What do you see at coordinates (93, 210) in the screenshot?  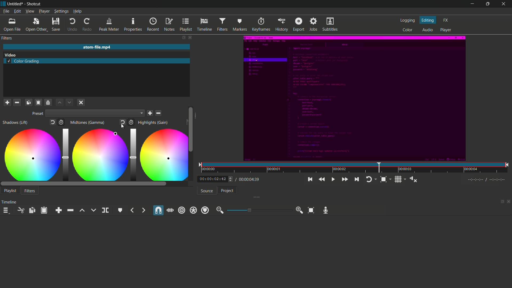 I see `overwrite` at bounding box center [93, 210].